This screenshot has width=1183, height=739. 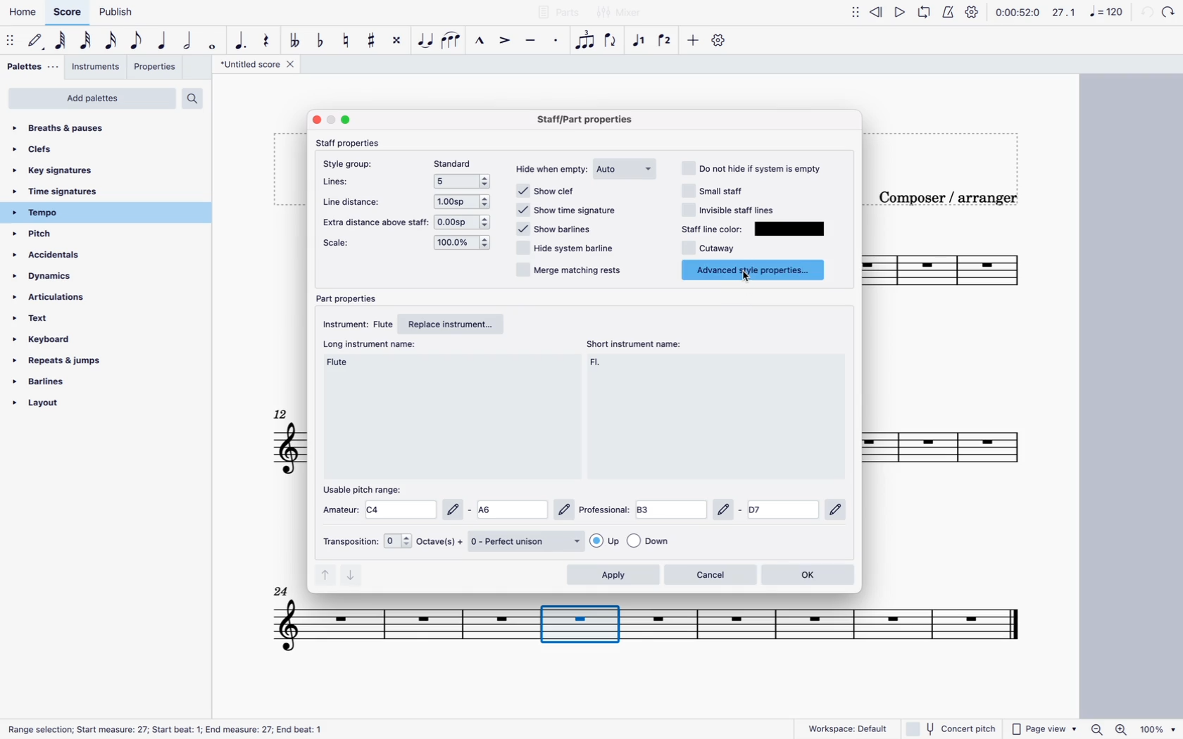 I want to click on zoom, so click(x=1132, y=728).